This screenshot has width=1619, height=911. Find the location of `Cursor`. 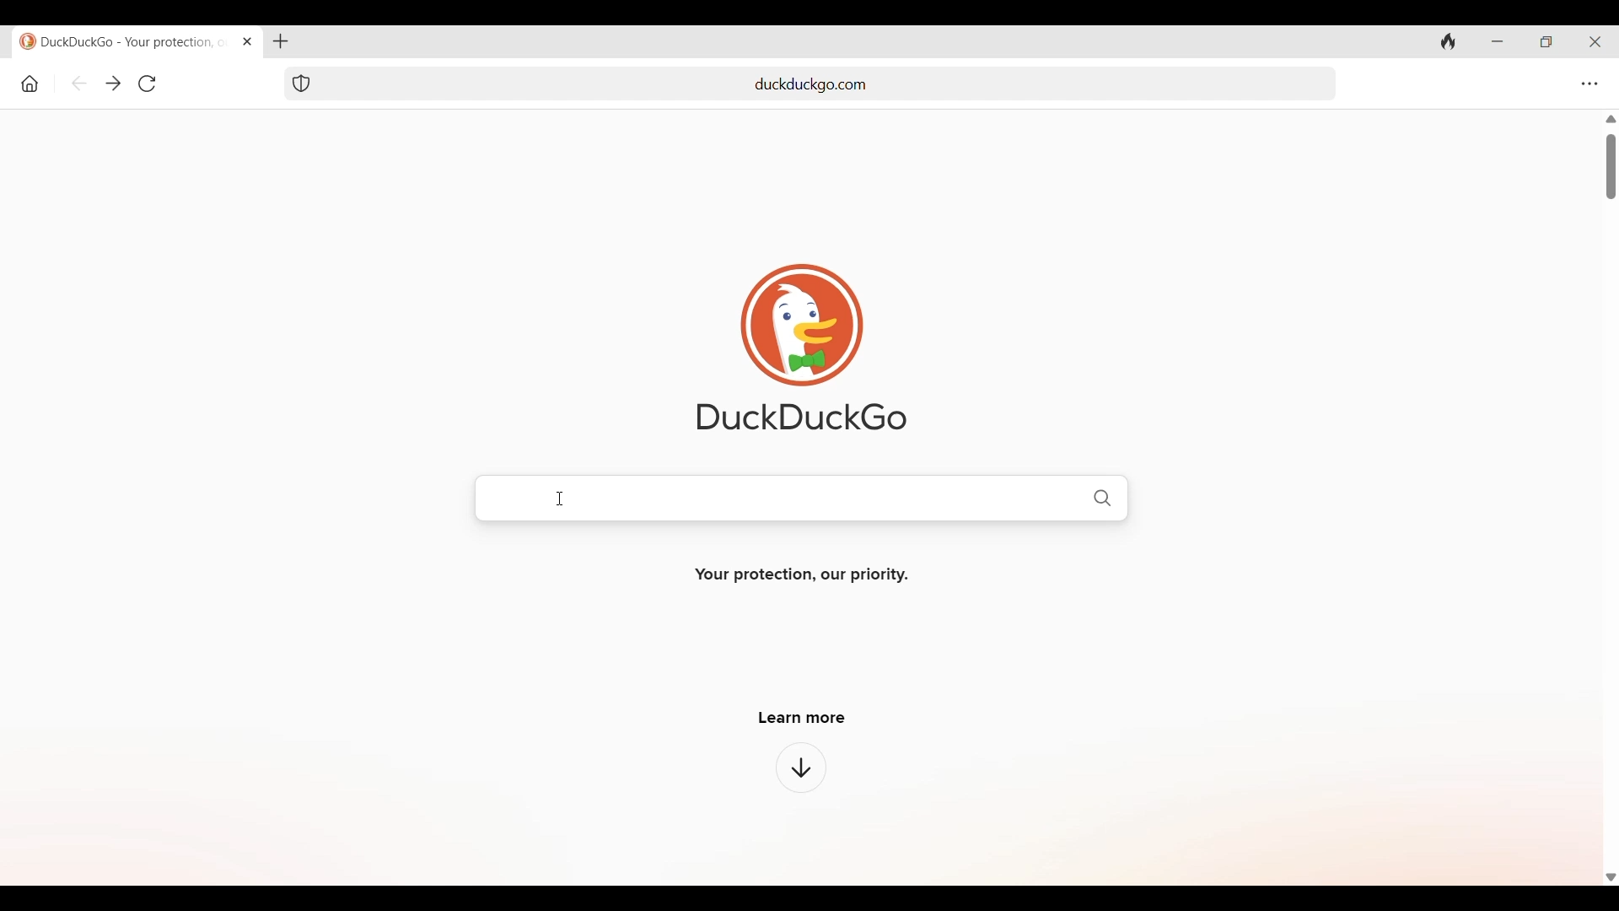

Cursor is located at coordinates (557, 499).